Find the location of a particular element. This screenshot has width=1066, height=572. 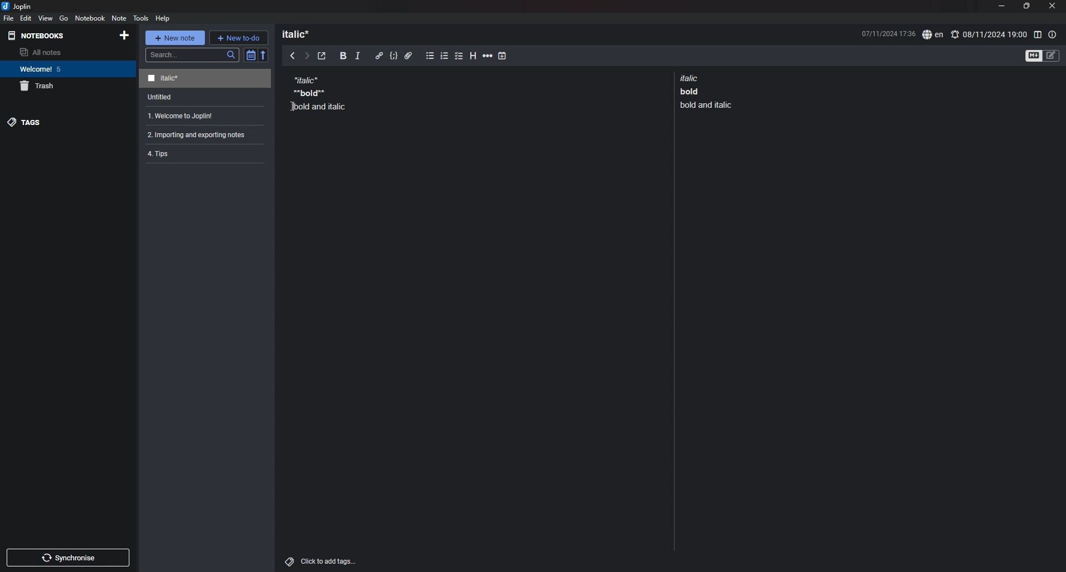

italic is located at coordinates (358, 58).